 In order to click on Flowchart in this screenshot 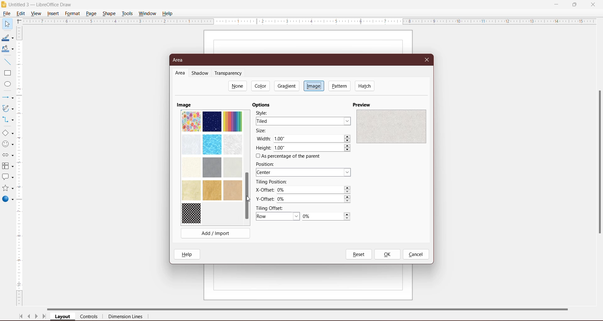, I will do `click(8, 166)`.